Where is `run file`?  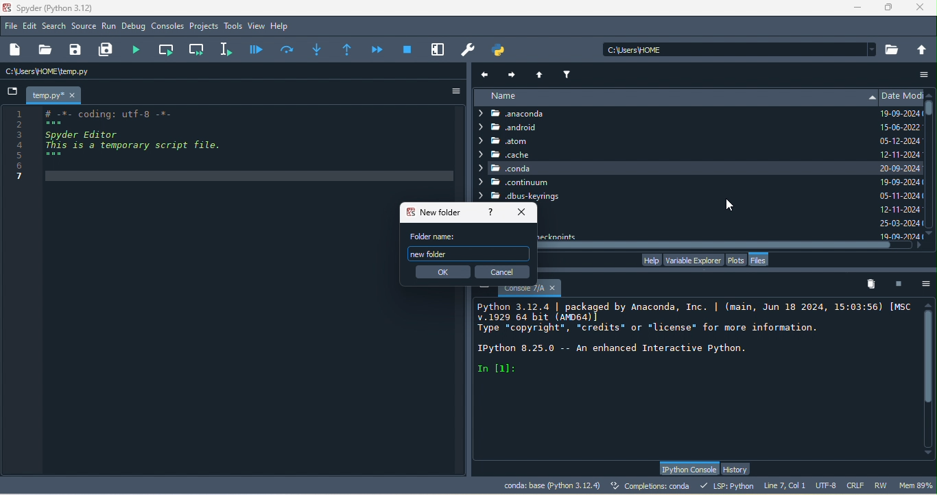
run file is located at coordinates (140, 49).